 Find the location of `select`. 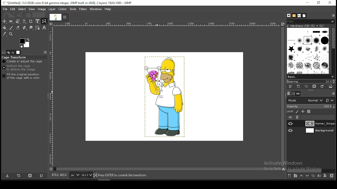

select is located at coordinates (22, 9).